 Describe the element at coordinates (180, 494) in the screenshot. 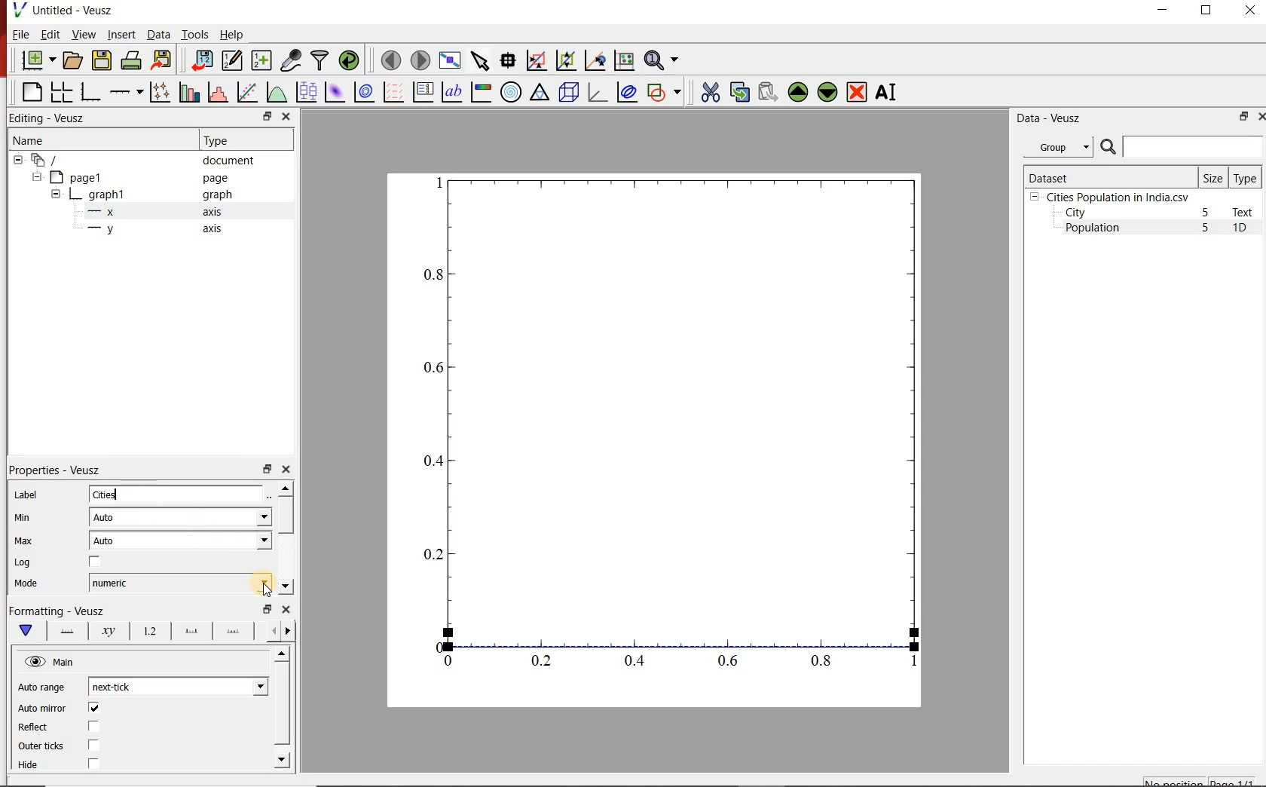

I see `Cities` at that location.